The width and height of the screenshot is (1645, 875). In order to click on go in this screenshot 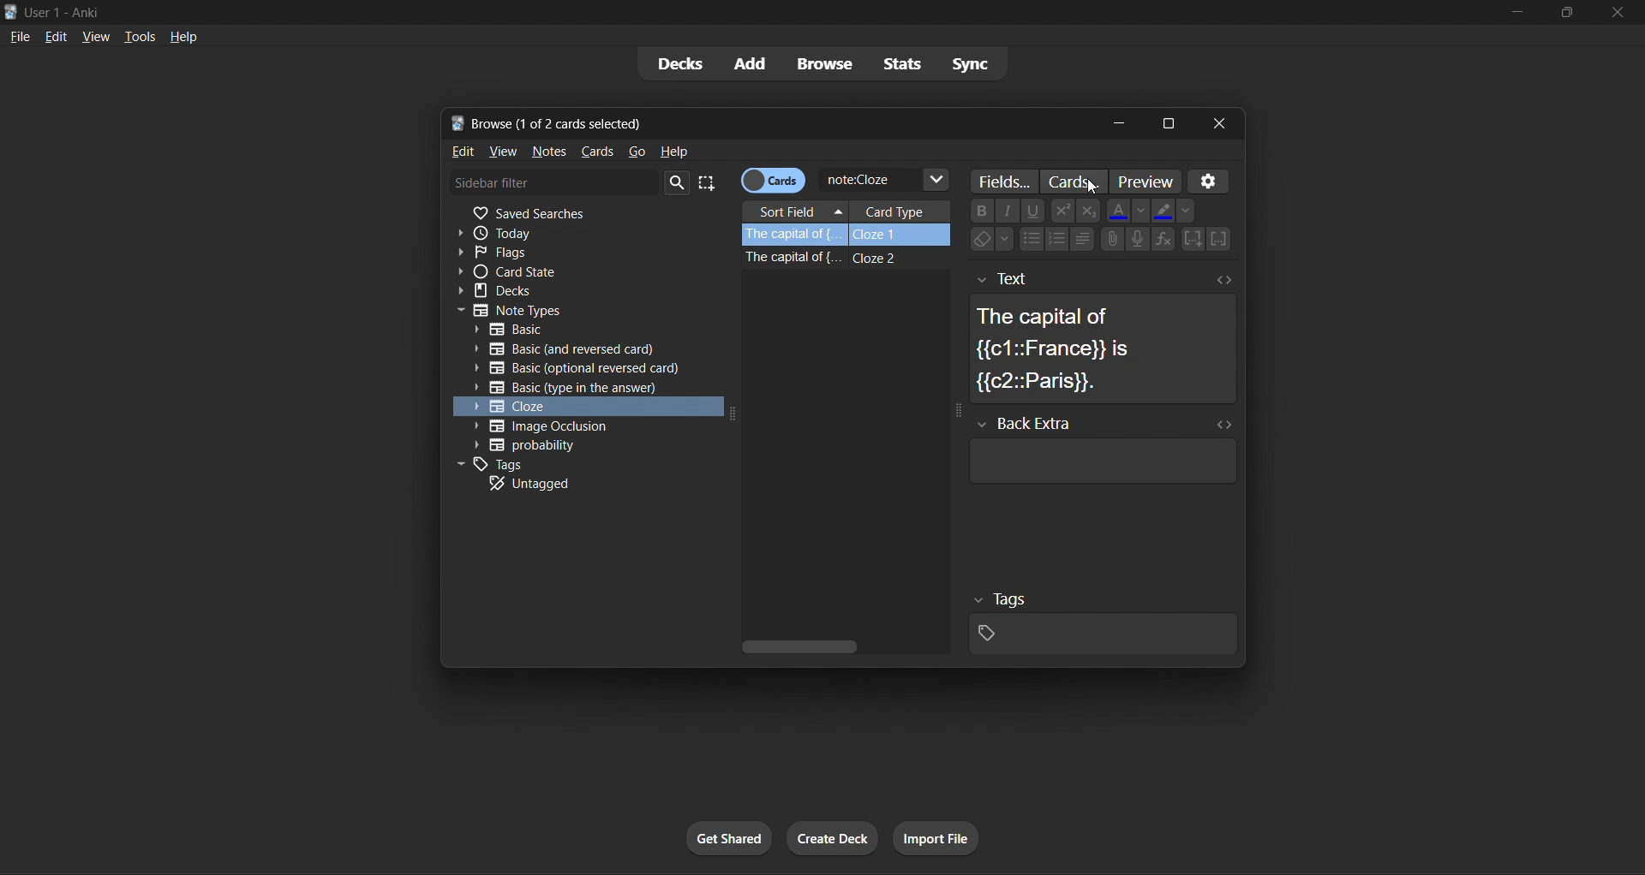, I will do `click(641, 153)`.